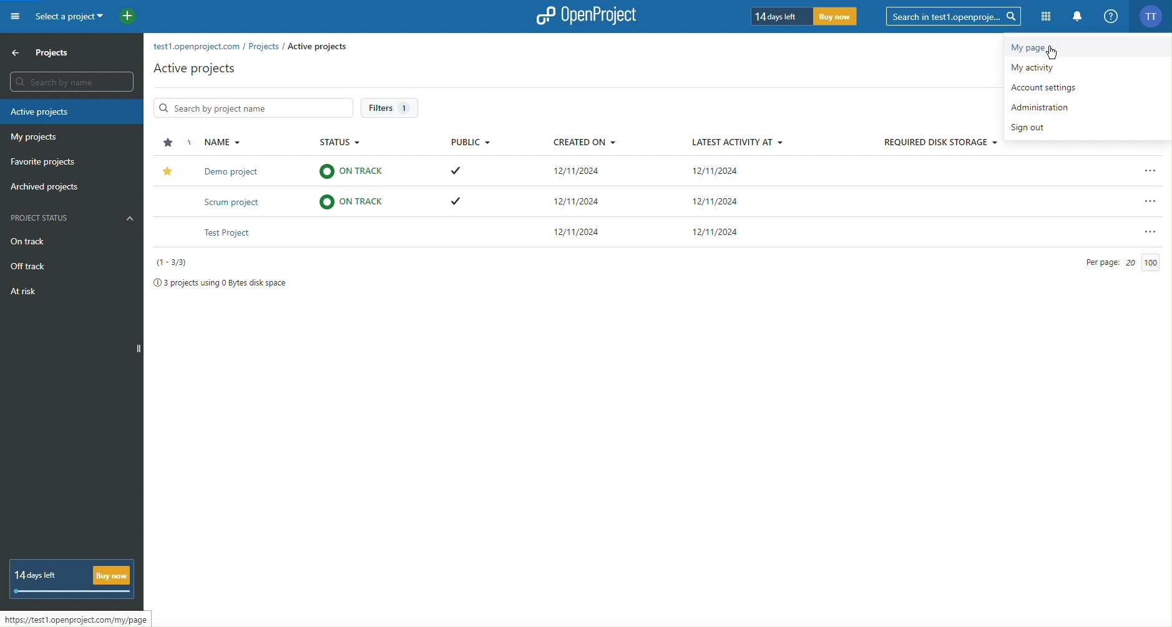 The width and height of the screenshot is (1172, 627). What do you see at coordinates (84, 17) in the screenshot?
I see `Select a project` at bounding box center [84, 17].